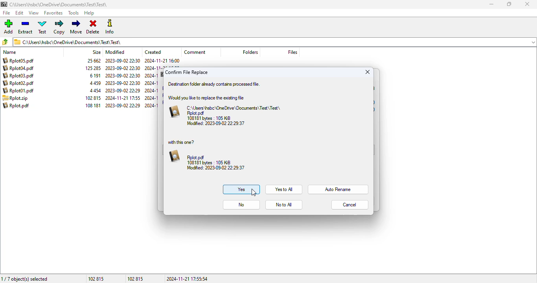  What do you see at coordinates (339, 189) in the screenshot?
I see `Auto Rename` at bounding box center [339, 189].